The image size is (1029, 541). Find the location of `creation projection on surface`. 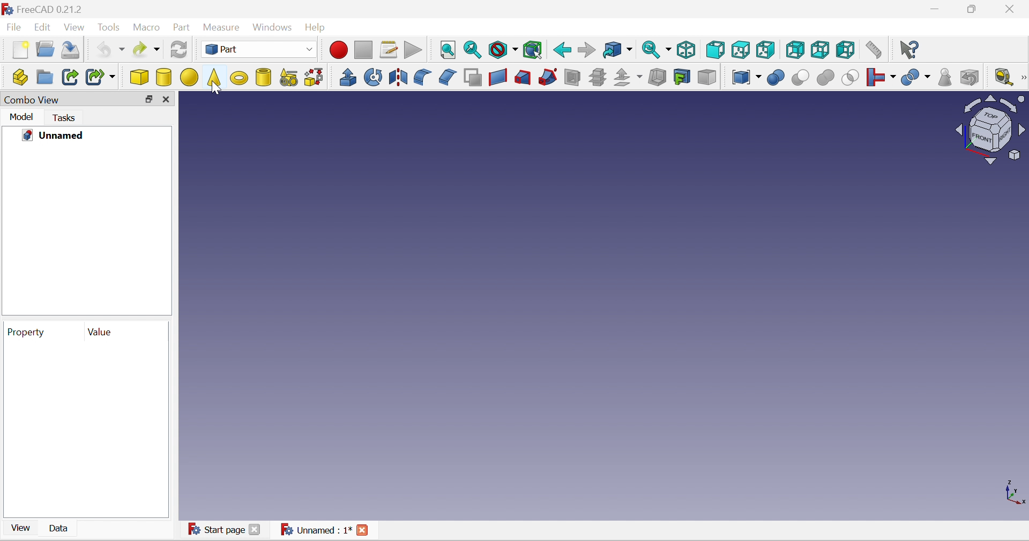

creation projection on surface is located at coordinates (682, 77).